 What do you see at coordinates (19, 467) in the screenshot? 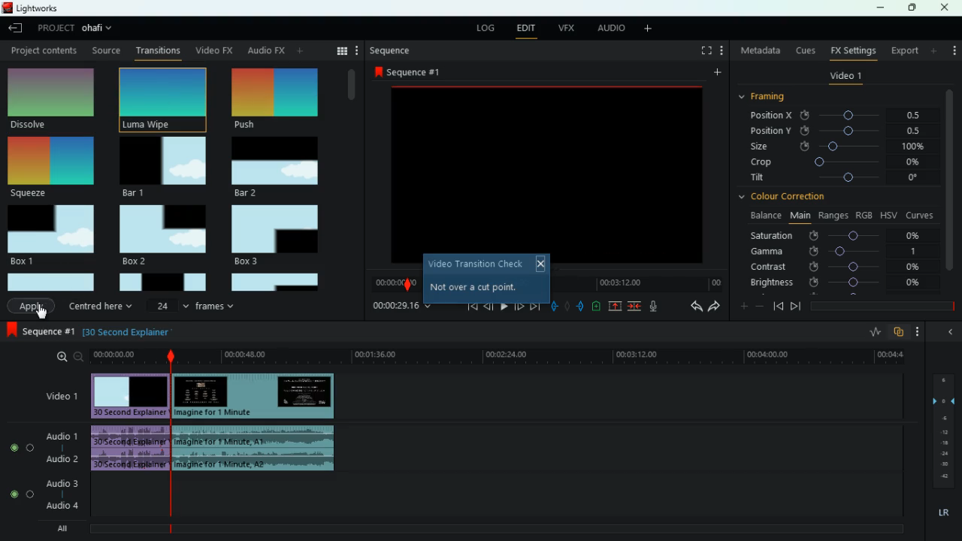
I see `radio button` at bounding box center [19, 467].